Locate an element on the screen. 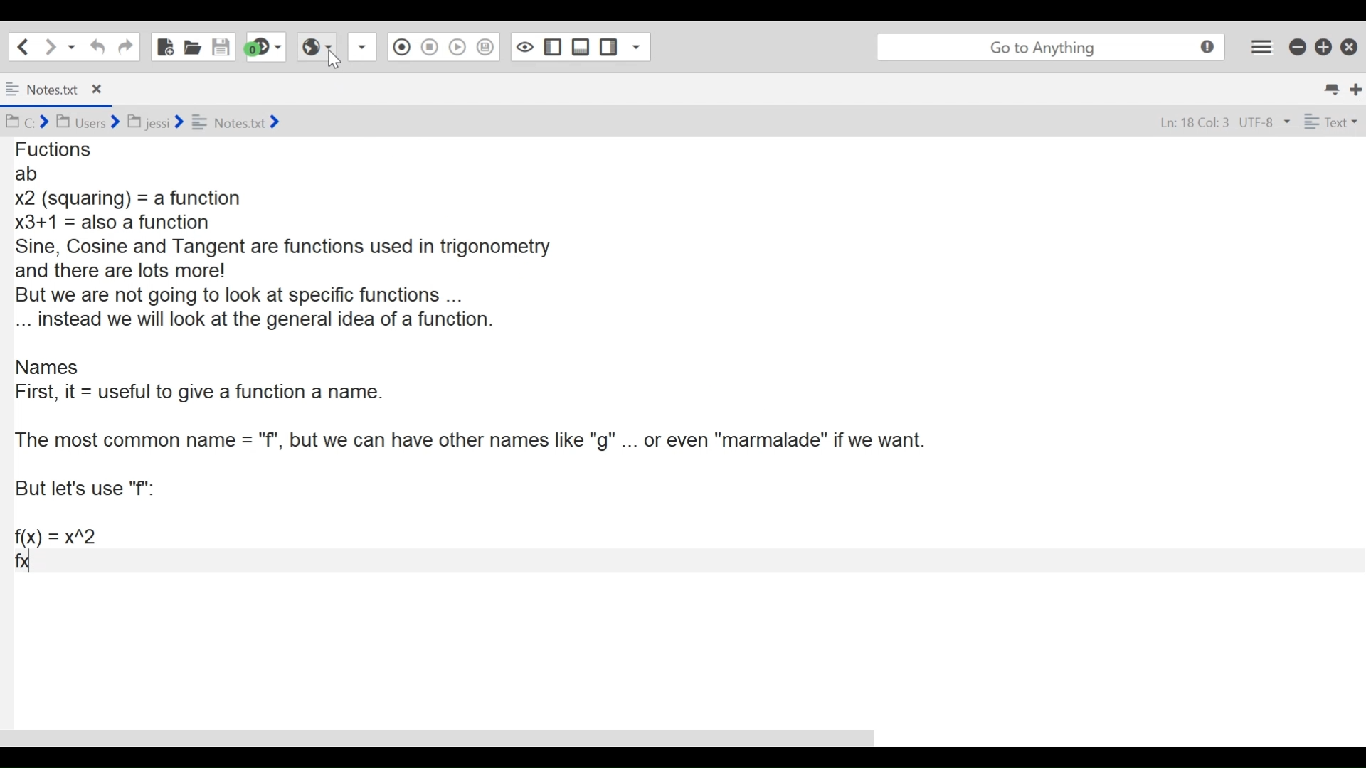  new file is located at coordinates (164, 46).